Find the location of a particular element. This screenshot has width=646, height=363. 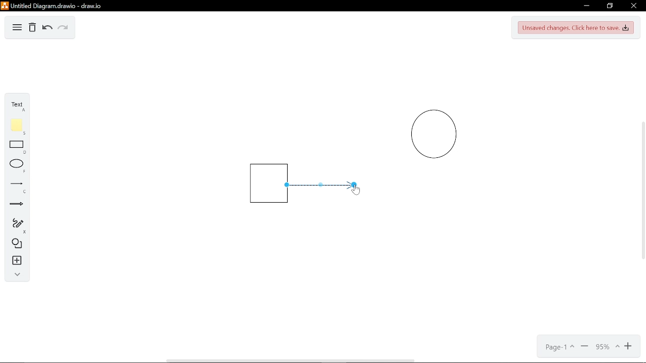

Rectangle is located at coordinates (15, 147).